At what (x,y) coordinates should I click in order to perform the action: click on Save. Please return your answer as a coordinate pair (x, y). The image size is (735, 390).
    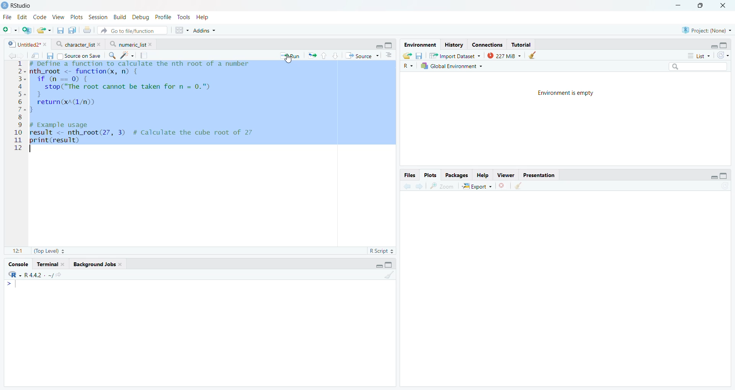
    Looking at the image, I should click on (51, 56).